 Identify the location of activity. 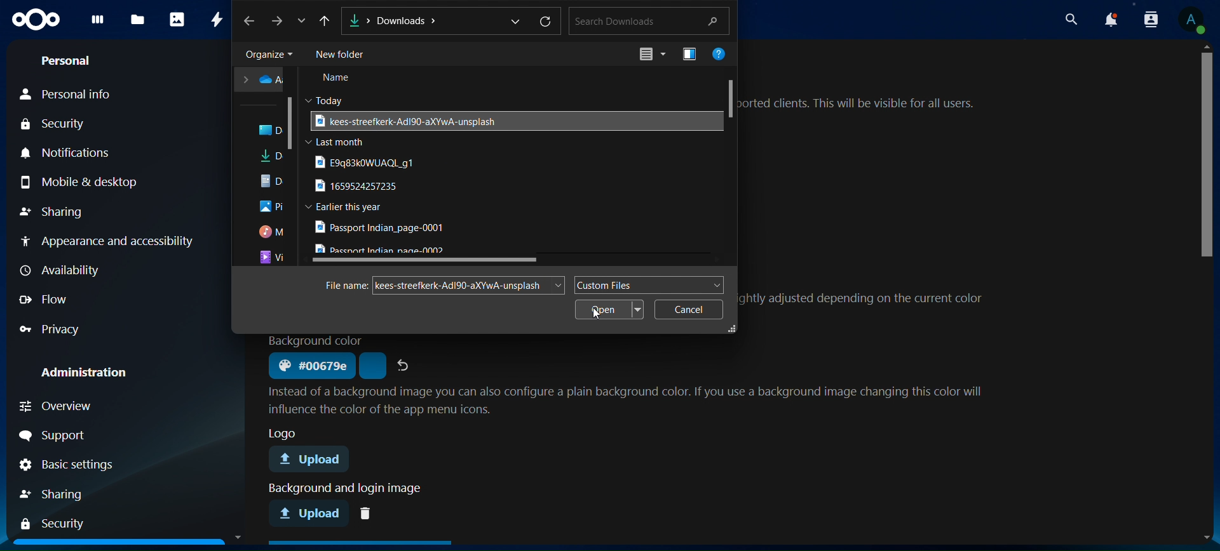
(218, 18).